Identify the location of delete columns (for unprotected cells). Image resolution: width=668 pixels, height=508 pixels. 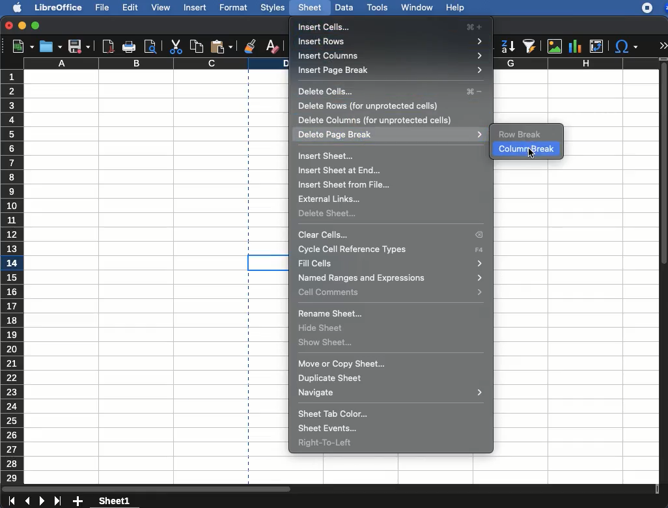
(374, 120).